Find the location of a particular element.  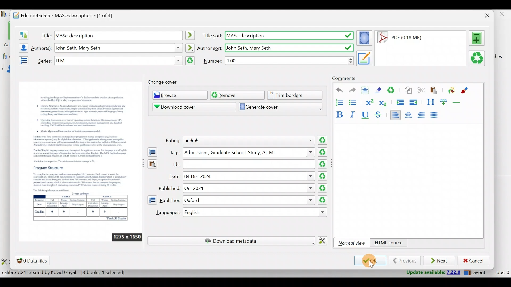

Clear date is located at coordinates (323, 175).